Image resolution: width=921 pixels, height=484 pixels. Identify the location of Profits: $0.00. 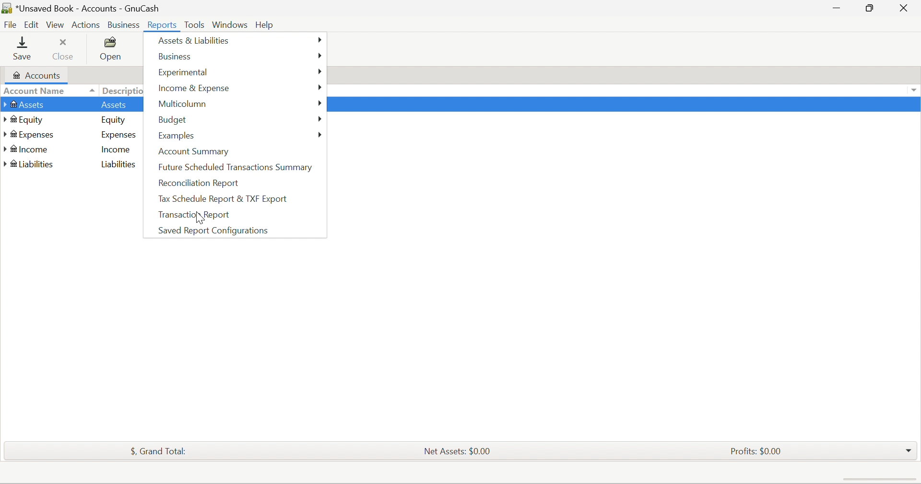
(755, 451).